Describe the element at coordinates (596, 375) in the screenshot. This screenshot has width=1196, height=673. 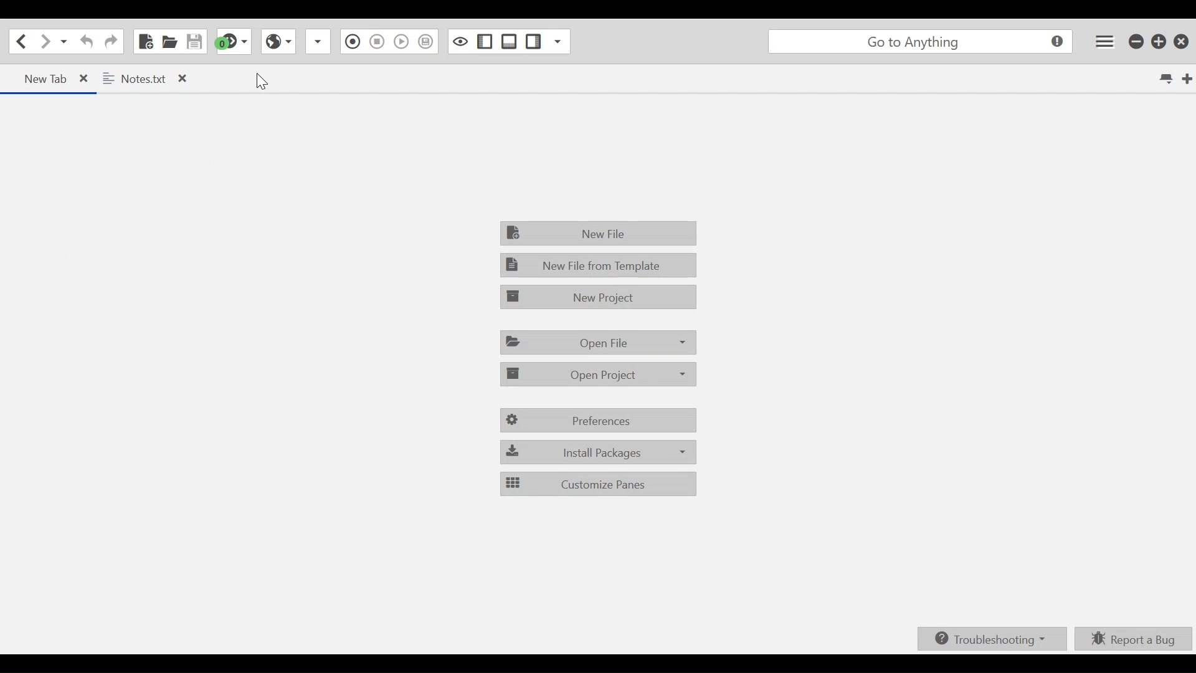
I see `Open Project` at that location.